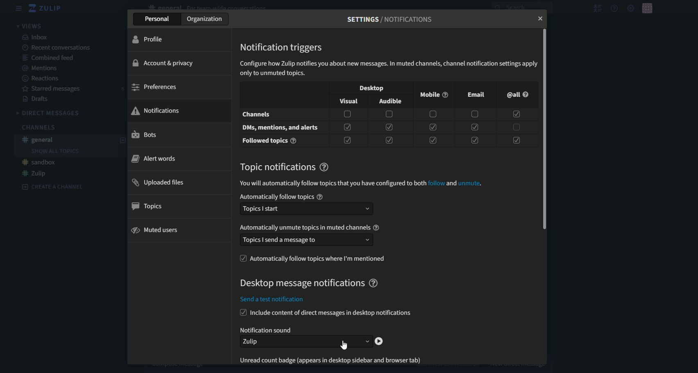  I want to click on unmute, so click(469, 183).